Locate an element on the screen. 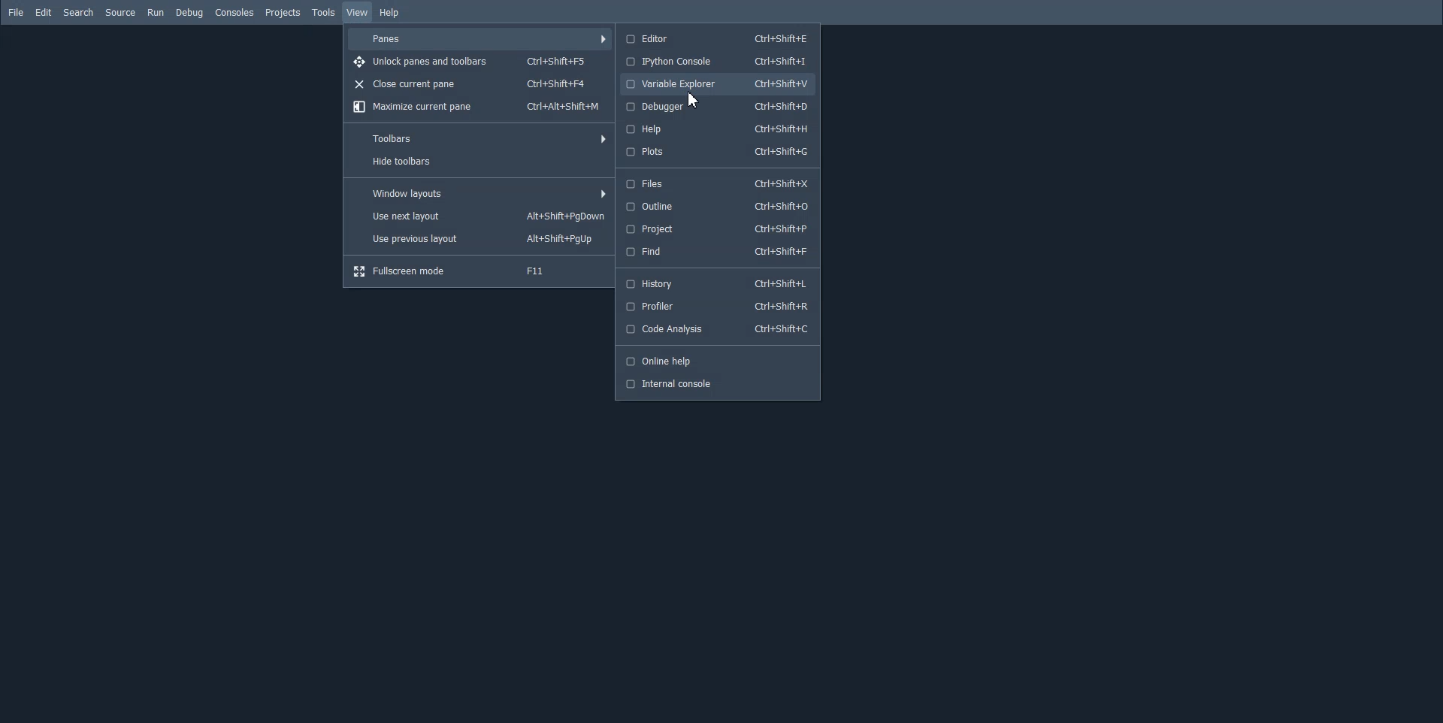 This screenshot has width=1443, height=723. History is located at coordinates (716, 283).